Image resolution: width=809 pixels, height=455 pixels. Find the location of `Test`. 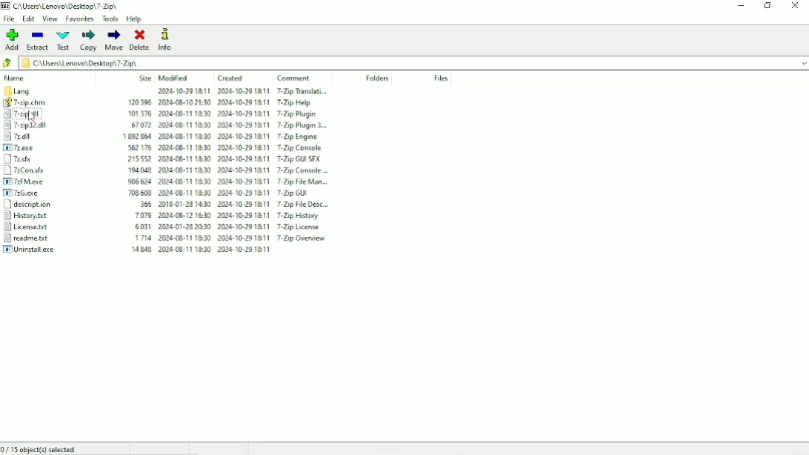

Test is located at coordinates (64, 40).